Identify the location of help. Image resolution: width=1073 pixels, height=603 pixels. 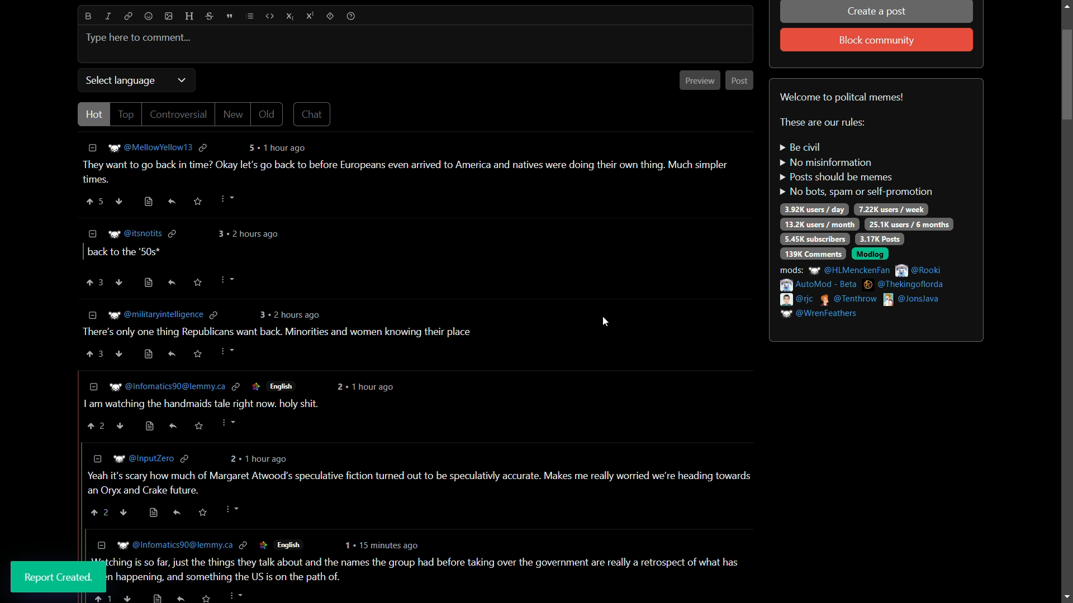
(351, 16).